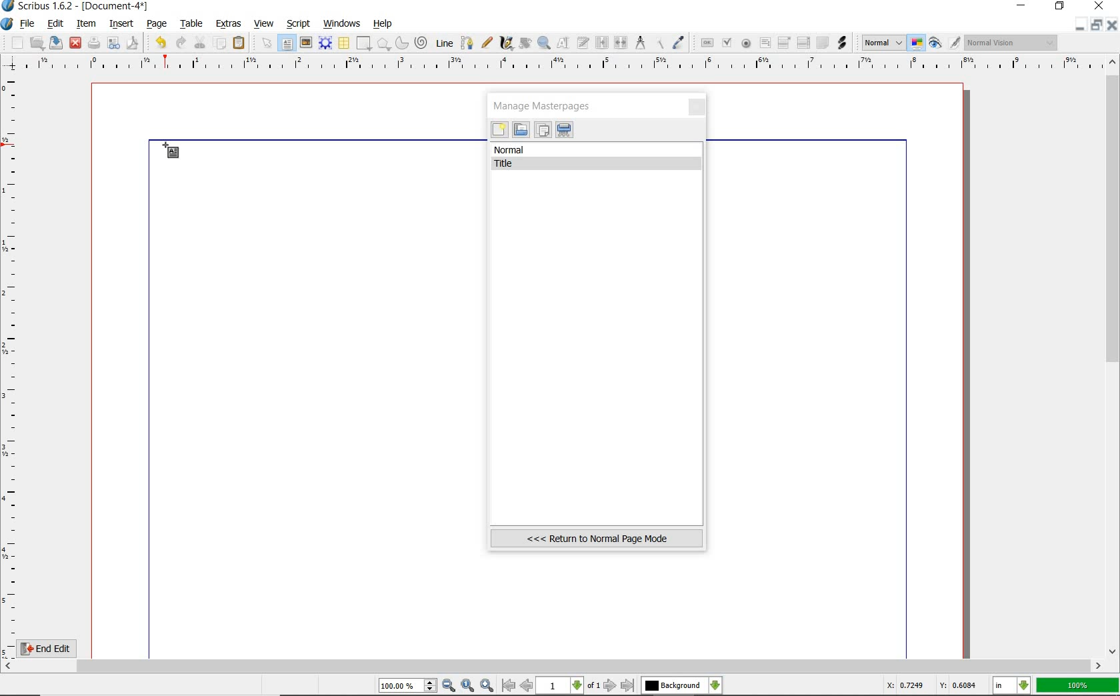  Describe the element at coordinates (520, 130) in the screenshot. I see `import masterpages` at that location.